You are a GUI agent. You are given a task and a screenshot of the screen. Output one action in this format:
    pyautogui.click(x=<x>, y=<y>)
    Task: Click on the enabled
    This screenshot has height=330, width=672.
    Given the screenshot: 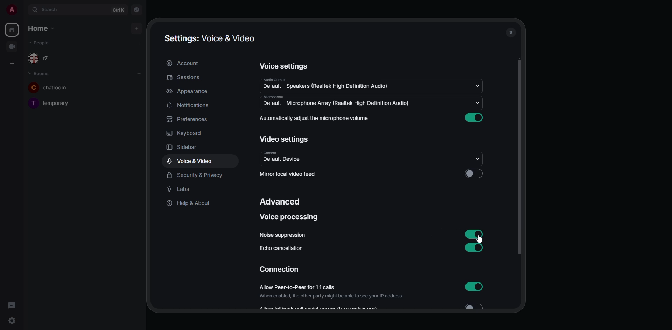 What is the action you would take?
    pyautogui.click(x=474, y=287)
    